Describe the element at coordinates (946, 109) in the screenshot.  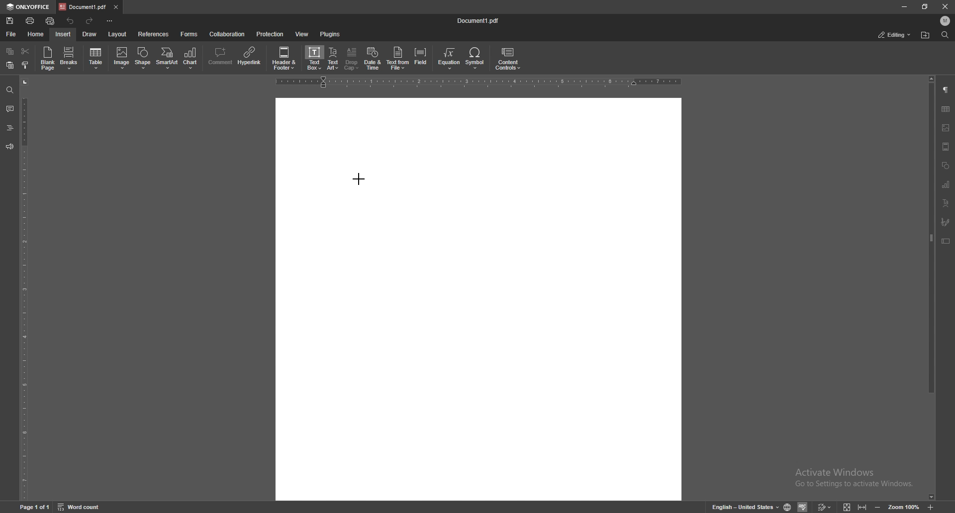
I see `table` at that location.